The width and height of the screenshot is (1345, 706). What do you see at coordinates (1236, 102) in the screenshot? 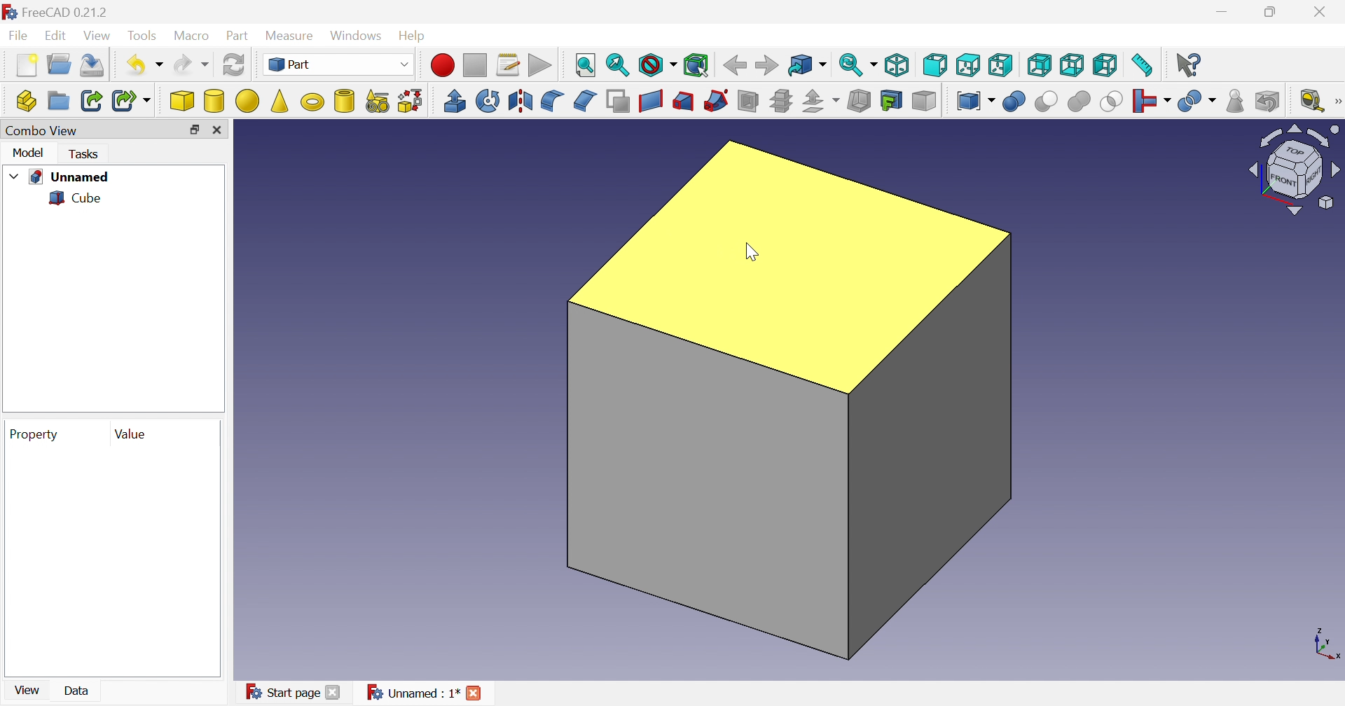
I see `Check geometry` at bounding box center [1236, 102].